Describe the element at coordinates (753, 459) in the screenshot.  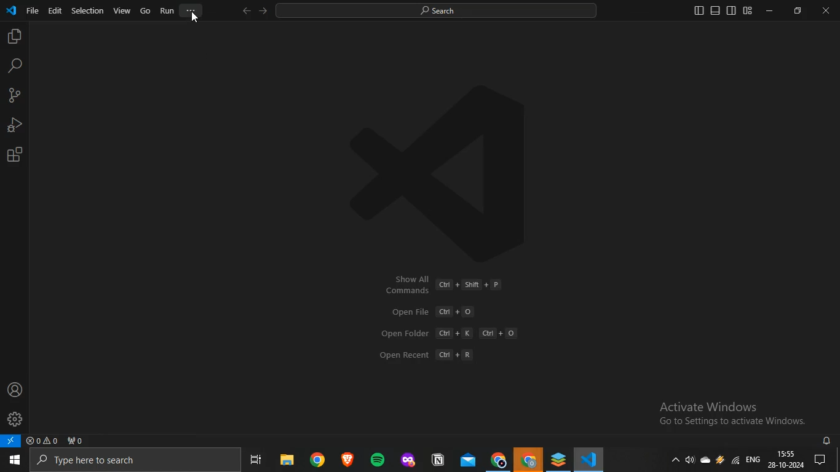
I see `english` at that location.